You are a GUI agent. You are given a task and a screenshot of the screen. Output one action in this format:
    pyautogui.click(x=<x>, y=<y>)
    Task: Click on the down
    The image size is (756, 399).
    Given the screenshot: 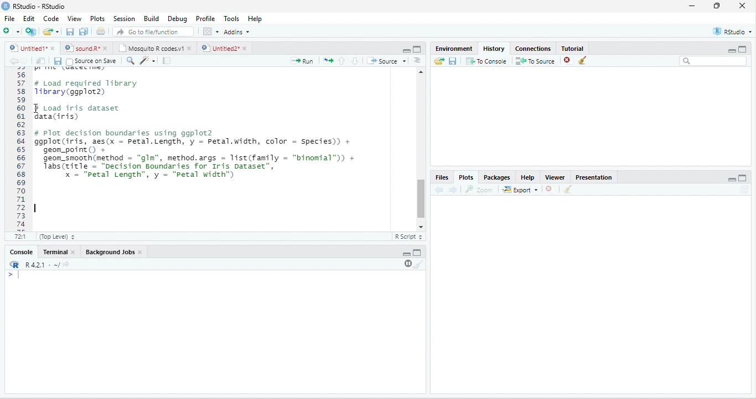 What is the action you would take?
    pyautogui.click(x=355, y=61)
    